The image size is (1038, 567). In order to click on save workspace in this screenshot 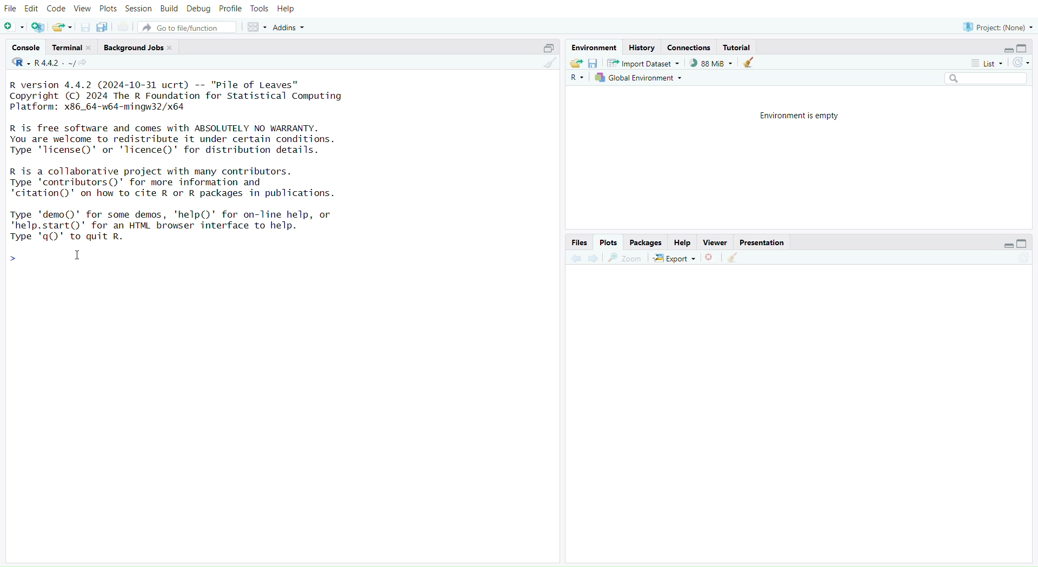, I will do `click(594, 63)`.